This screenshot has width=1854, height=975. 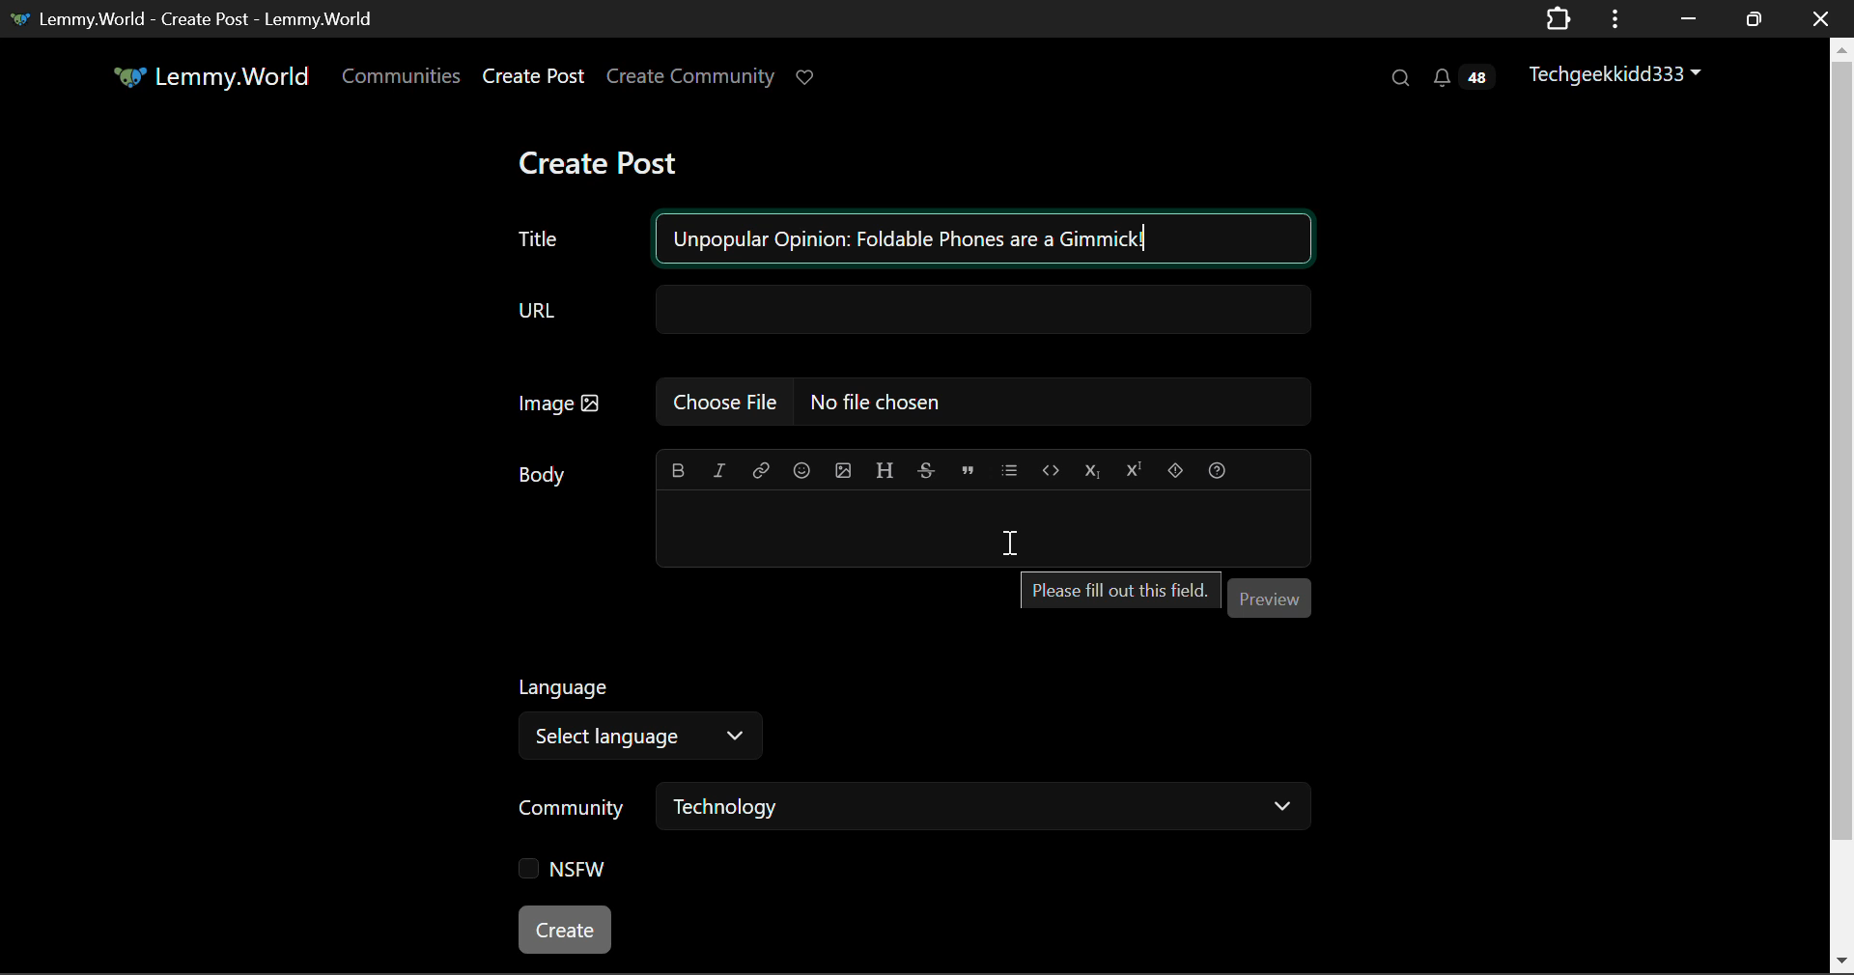 What do you see at coordinates (680, 466) in the screenshot?
I see `bold` at bounding box center [680, 466].